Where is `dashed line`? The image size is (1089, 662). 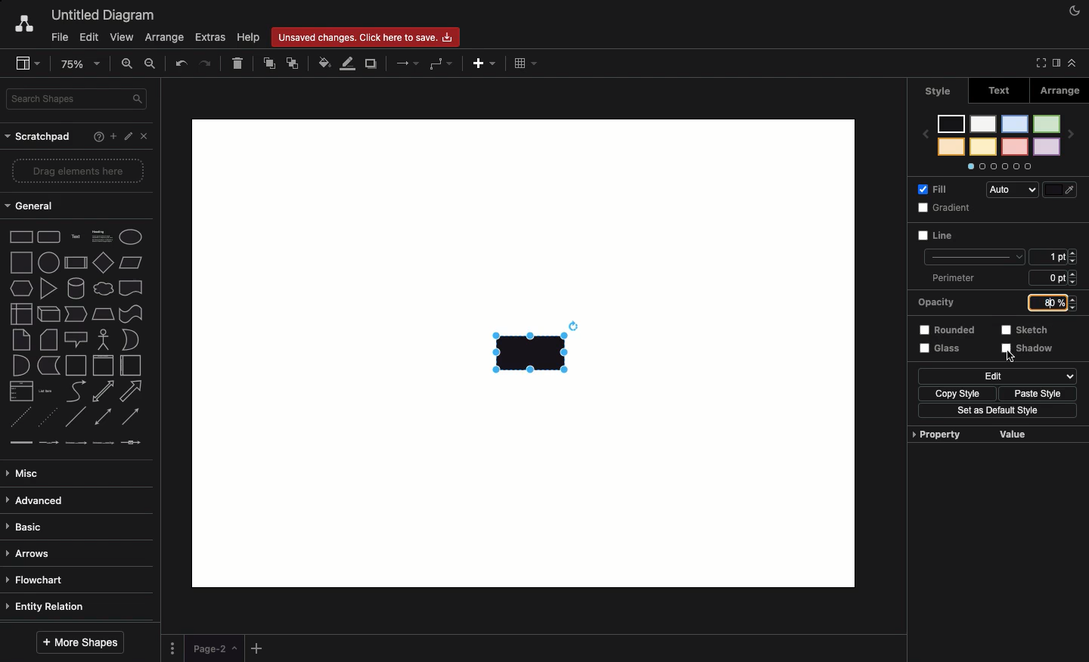
dashed line is located at coordinates (17, 416).